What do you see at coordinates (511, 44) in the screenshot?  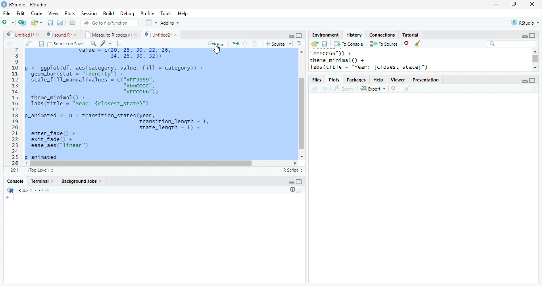 I see `search bar` at bounding box center [511, 44].